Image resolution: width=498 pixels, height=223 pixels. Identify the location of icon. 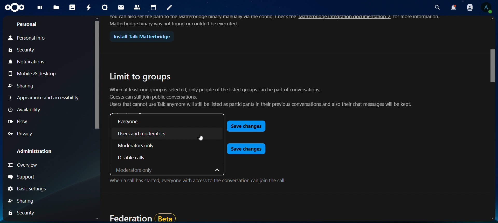
(15, 8).